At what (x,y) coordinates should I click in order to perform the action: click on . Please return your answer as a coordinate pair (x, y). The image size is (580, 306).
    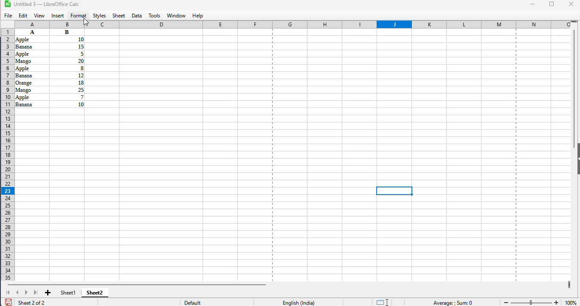
    Looking at the image, I should click on (32, 97).